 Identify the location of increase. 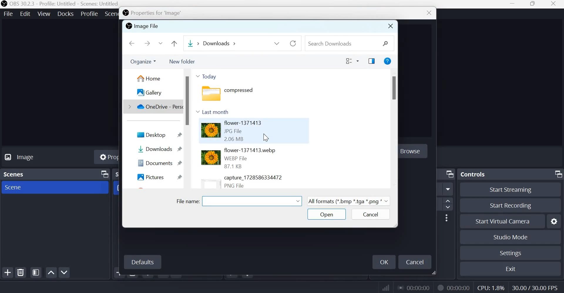
(450, 201).